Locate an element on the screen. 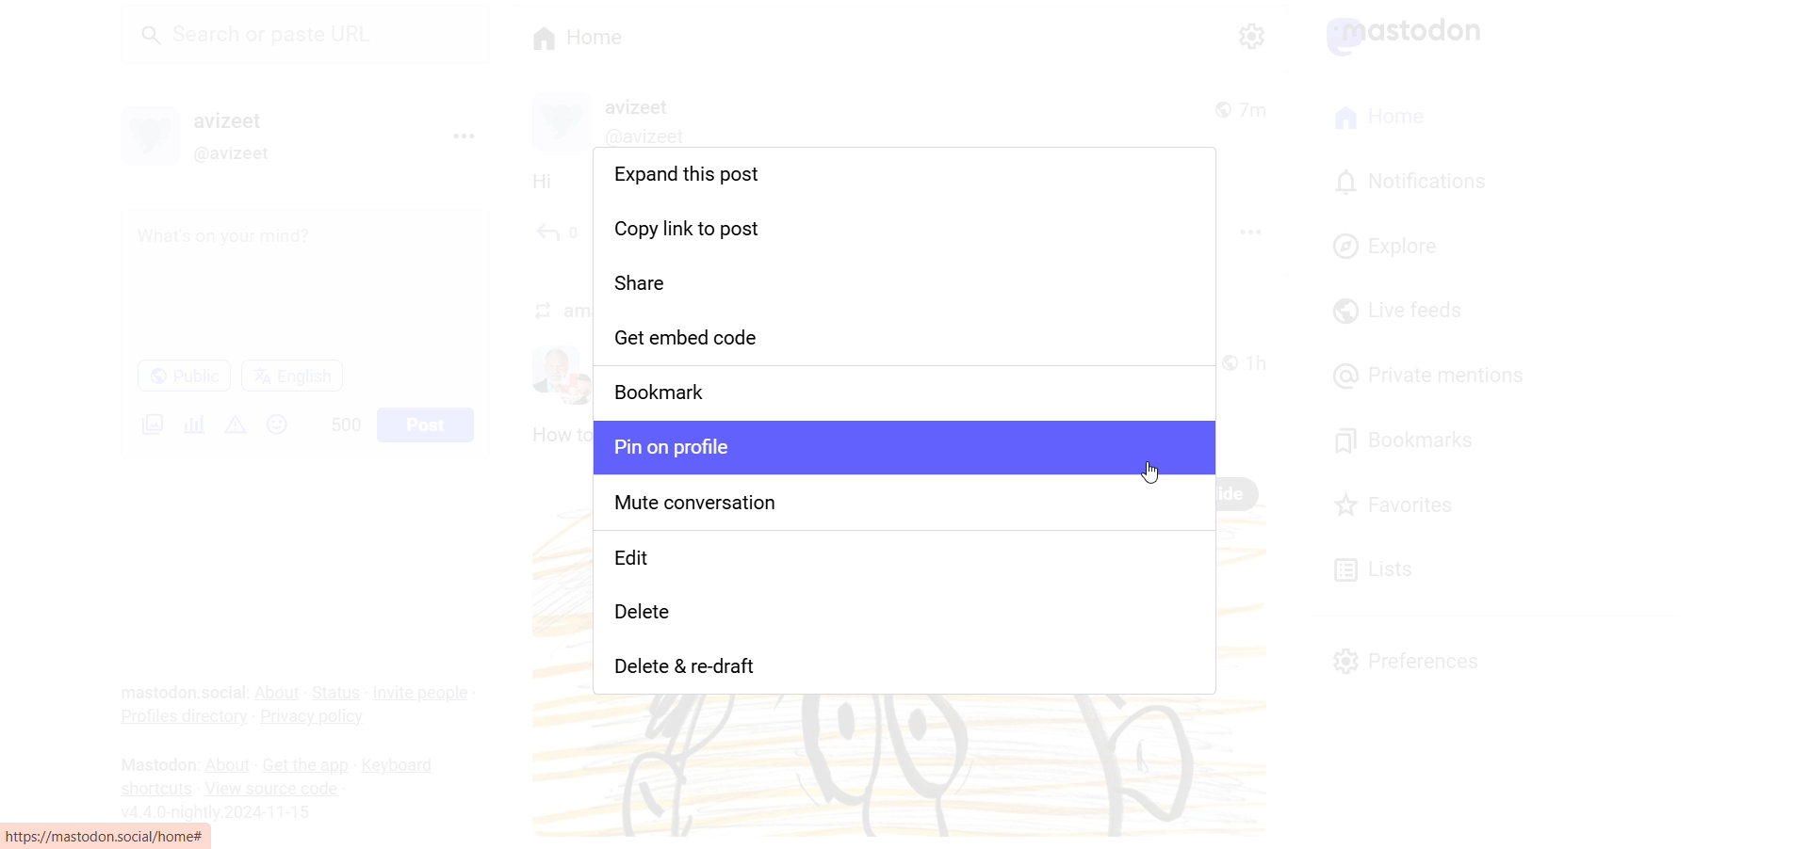 The image size is (1809, 849). Notification is located at coordinates (1409, 183).